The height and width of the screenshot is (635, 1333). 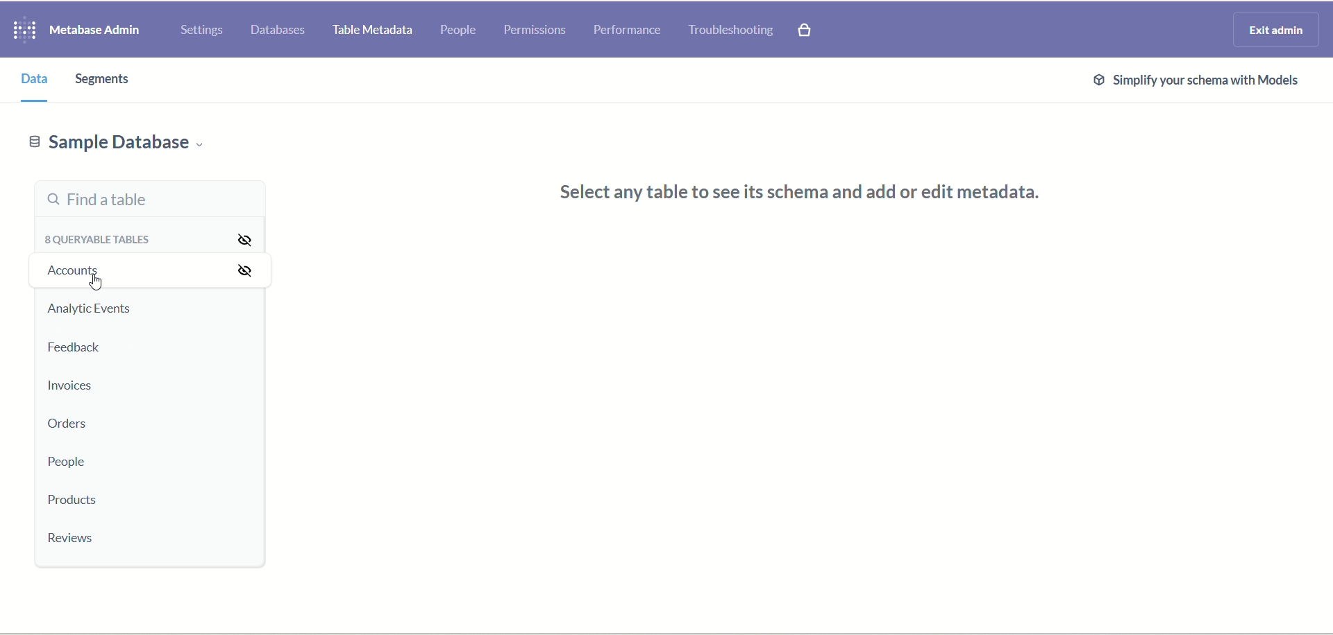 What do you see at coordinates (85, 271) in the screenshot?
I see `account` at bounding box center [85, 271].